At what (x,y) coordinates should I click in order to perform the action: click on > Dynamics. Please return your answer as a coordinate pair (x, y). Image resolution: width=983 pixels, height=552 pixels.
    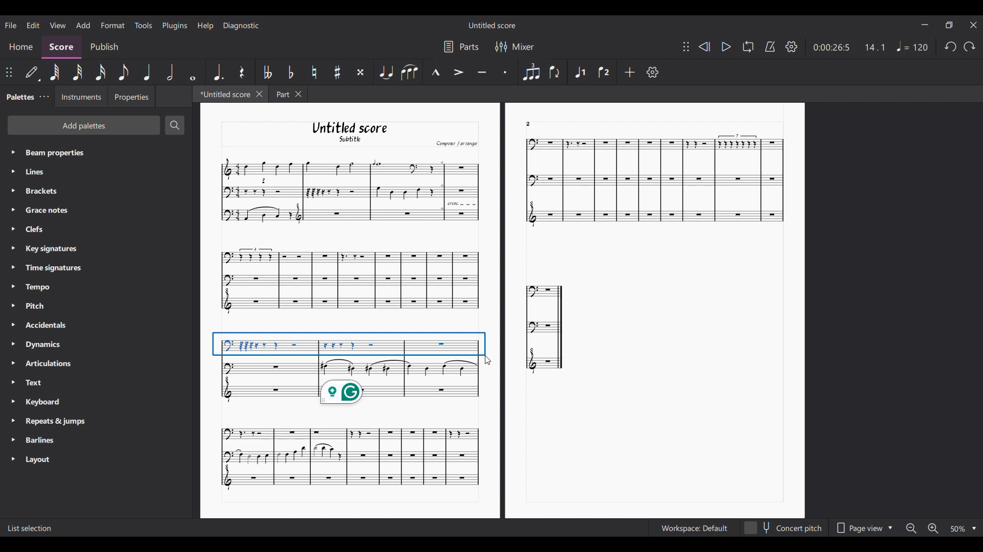
    Looking at the image, I should click on (41, 346).